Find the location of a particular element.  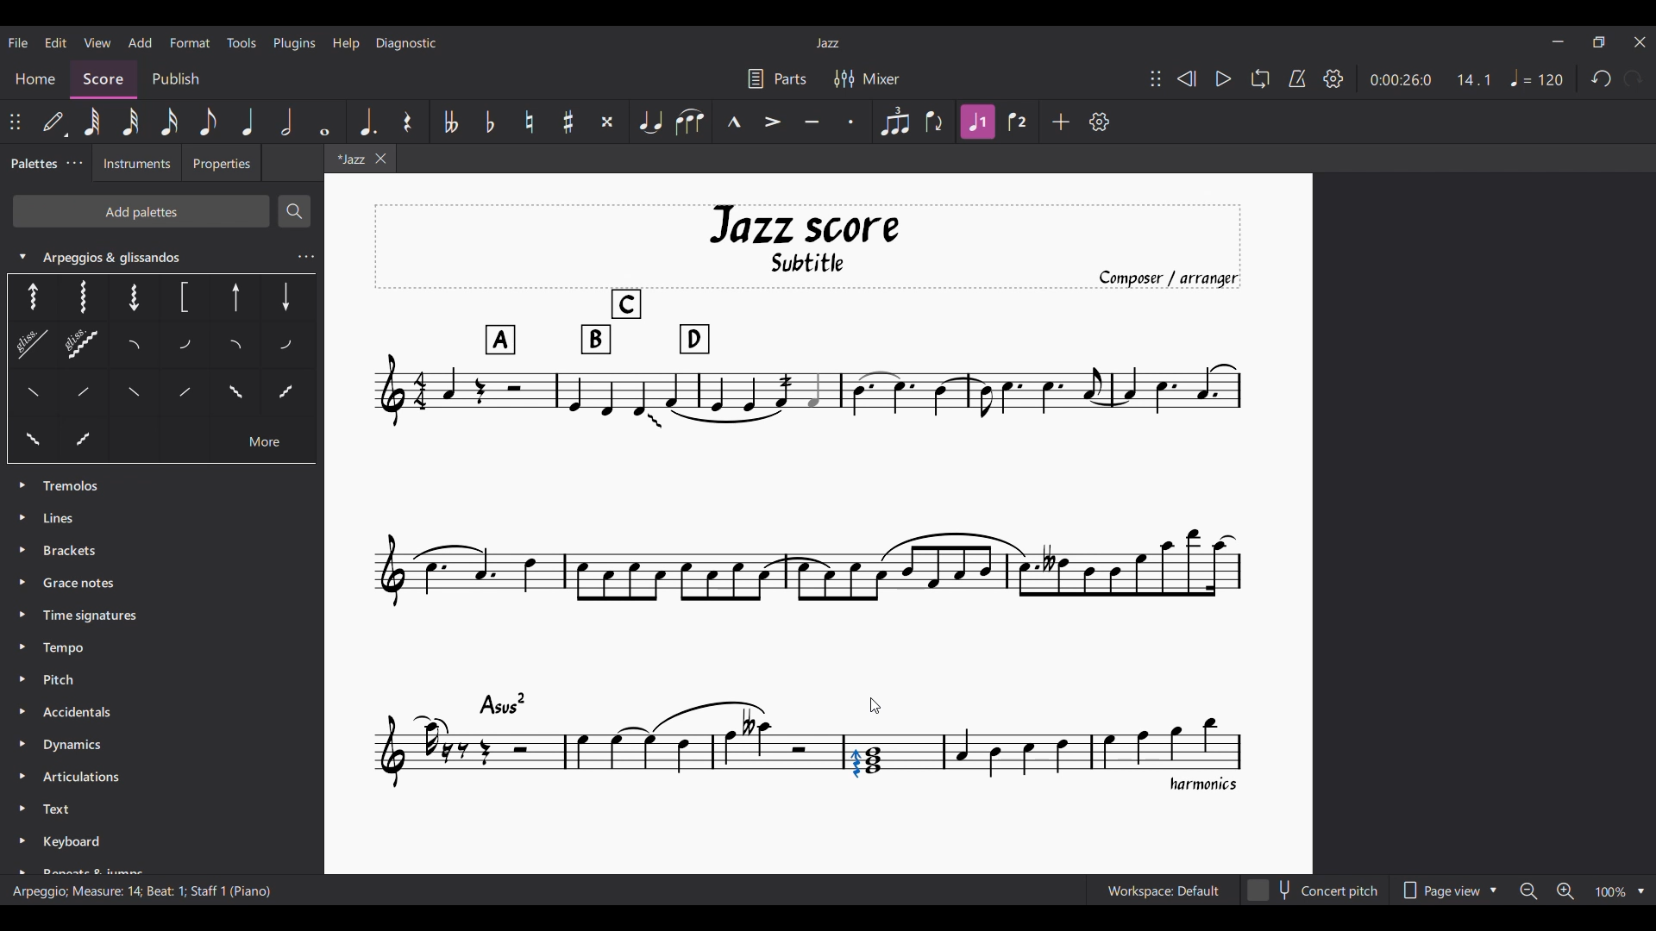

Customization settings is located at coordinates (1099, 122).